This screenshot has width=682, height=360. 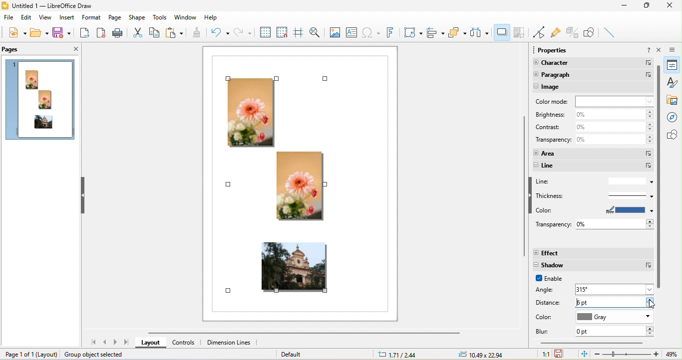 What do you see at coordinates (118, 33) in the screenshot?
I see `print` at bounding box center [118, 33].